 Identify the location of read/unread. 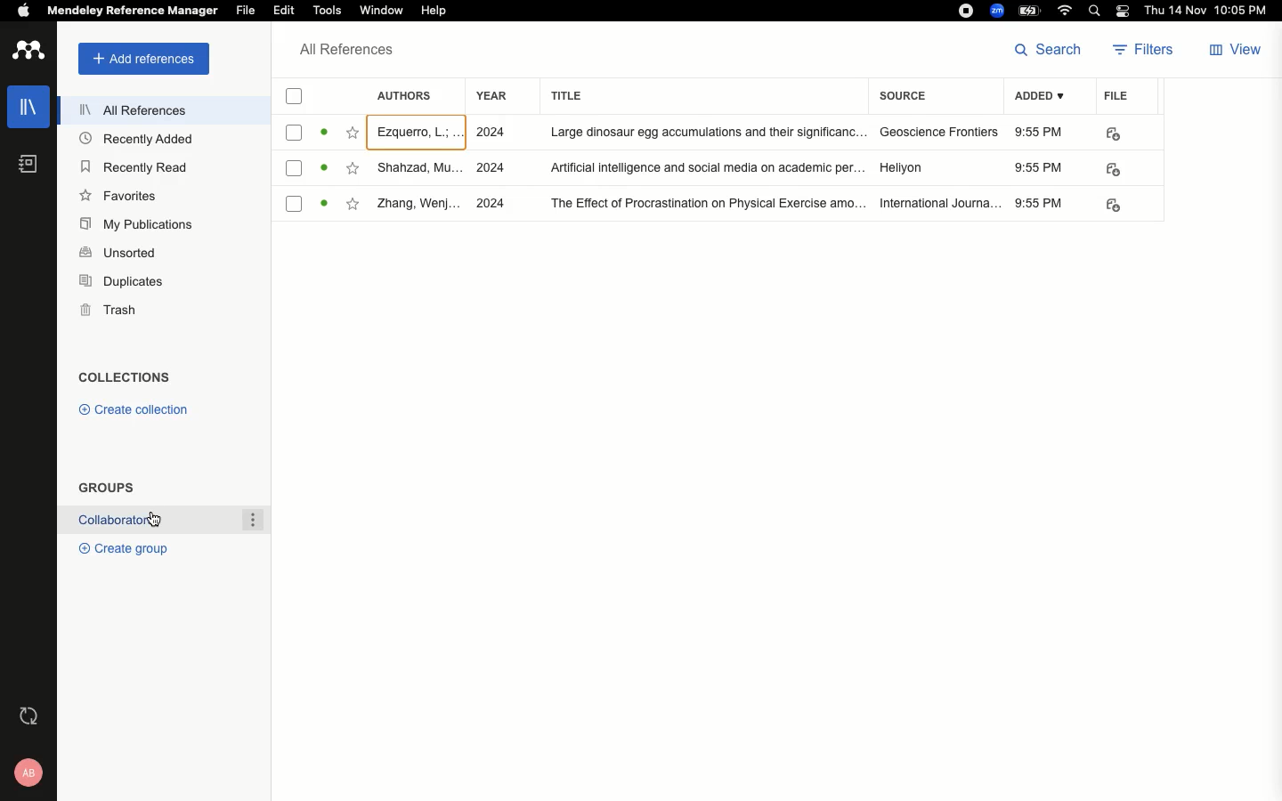
(324, 127).